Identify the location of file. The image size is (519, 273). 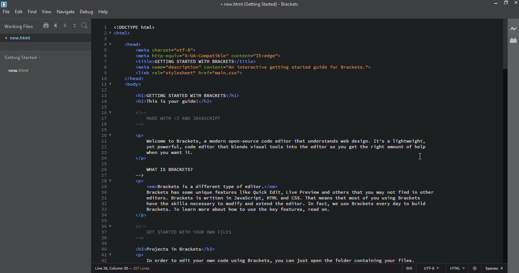
(6, 12).